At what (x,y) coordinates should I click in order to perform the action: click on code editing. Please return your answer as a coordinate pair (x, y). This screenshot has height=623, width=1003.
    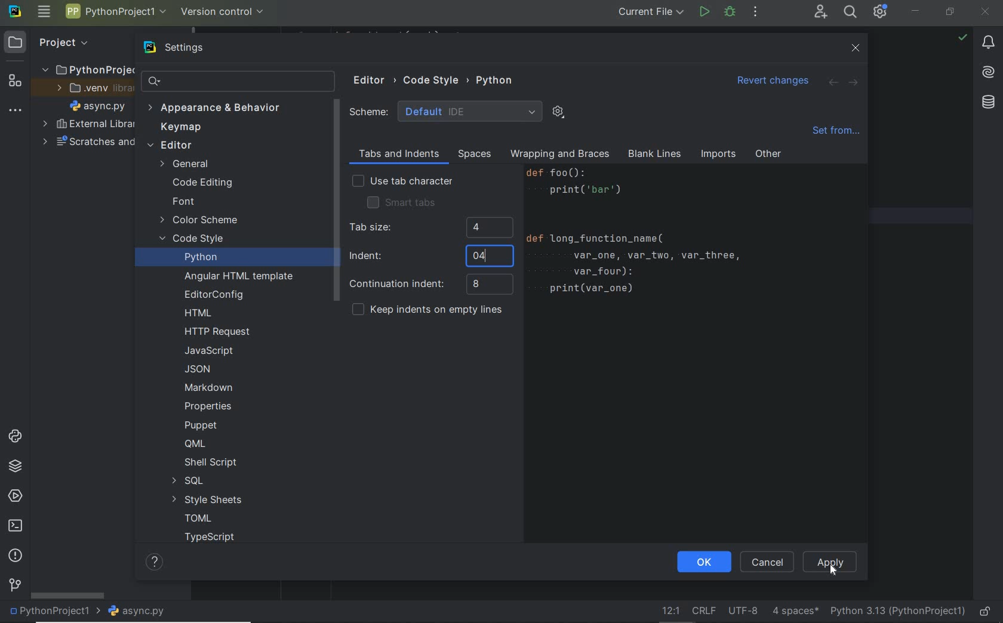
    Looking at the image, I should click on (202, 184).